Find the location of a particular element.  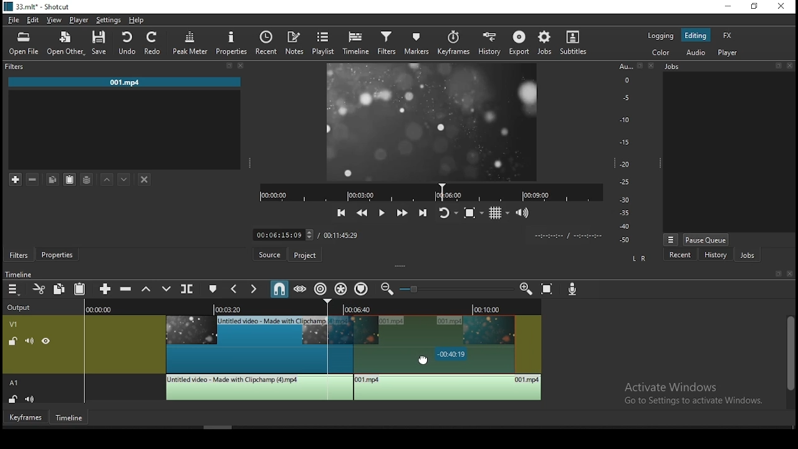

jobs is located at coordinates (547, 42).